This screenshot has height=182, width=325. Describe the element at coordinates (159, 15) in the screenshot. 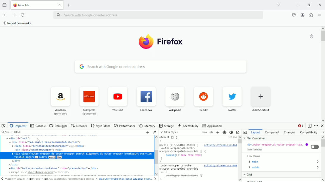

I see `Search with google or enter address` at that location.